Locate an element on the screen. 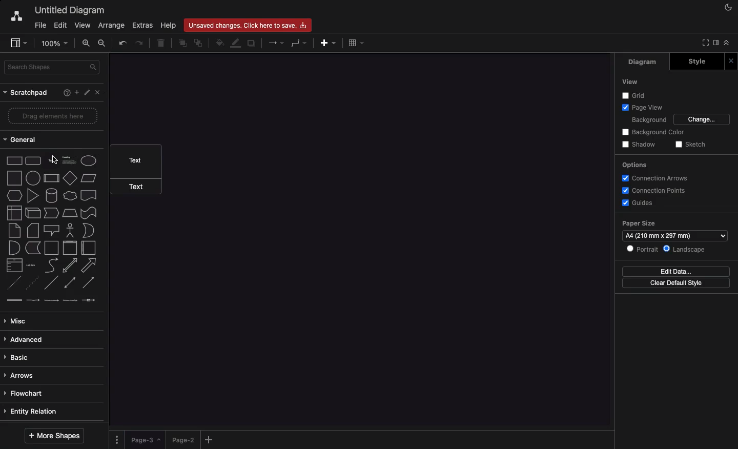 Image resolution: width=738 pixels, height=449 pixels. Options is located at coordinates (118, 439).